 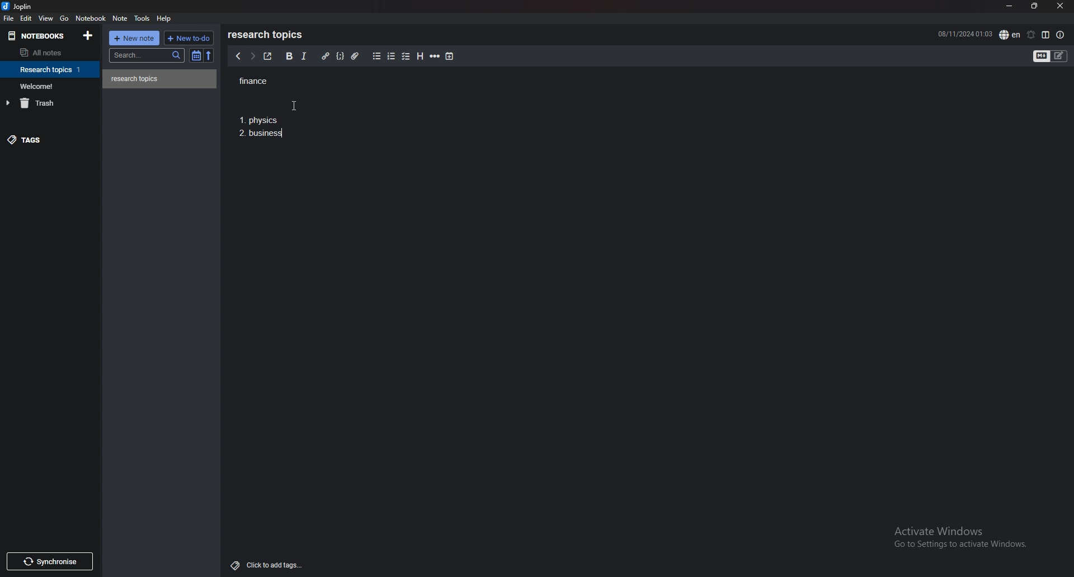 I want to click on next, so click(x=251, y=57).